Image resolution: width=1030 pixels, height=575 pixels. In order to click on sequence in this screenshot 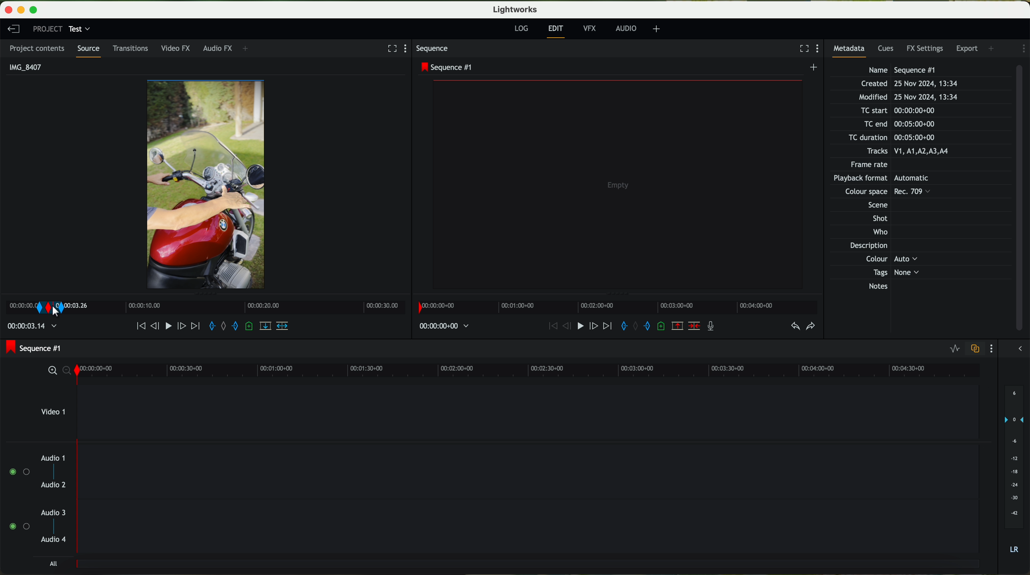, I will do `click(435, 50)`.